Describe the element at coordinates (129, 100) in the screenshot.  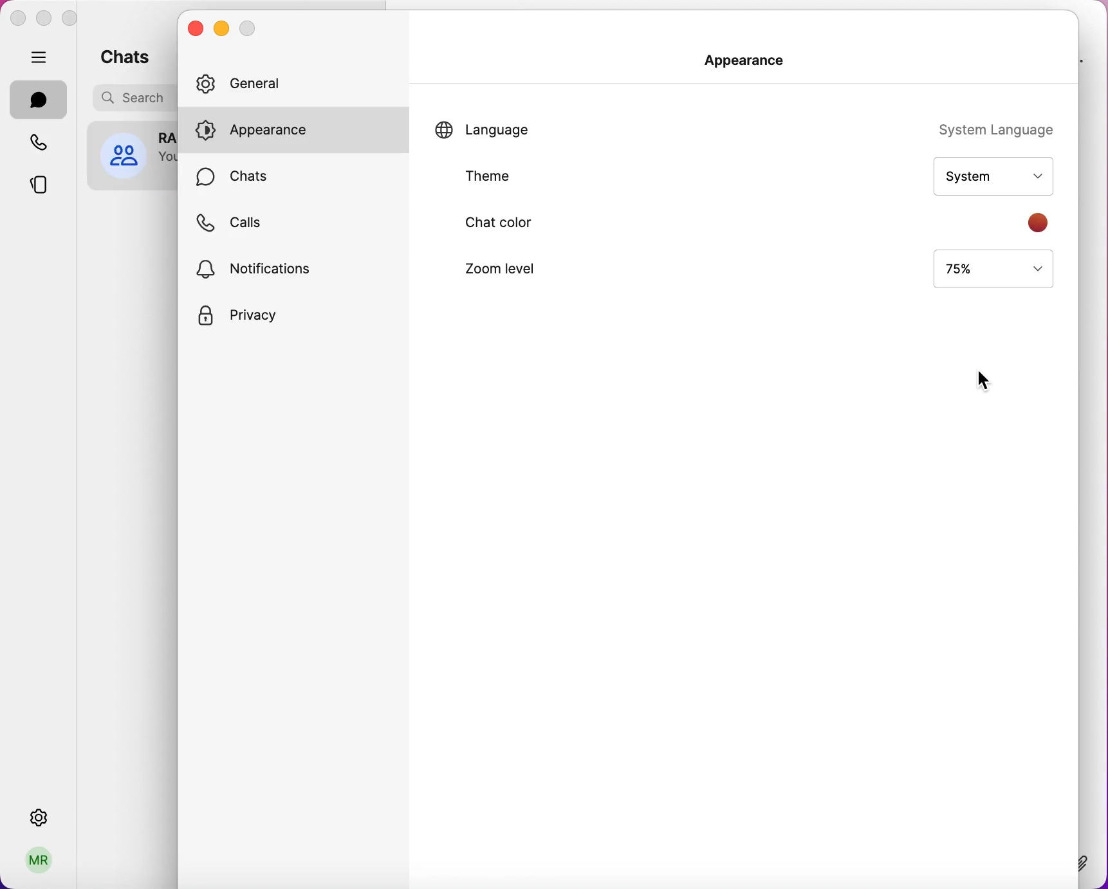
I see `search` at that location.